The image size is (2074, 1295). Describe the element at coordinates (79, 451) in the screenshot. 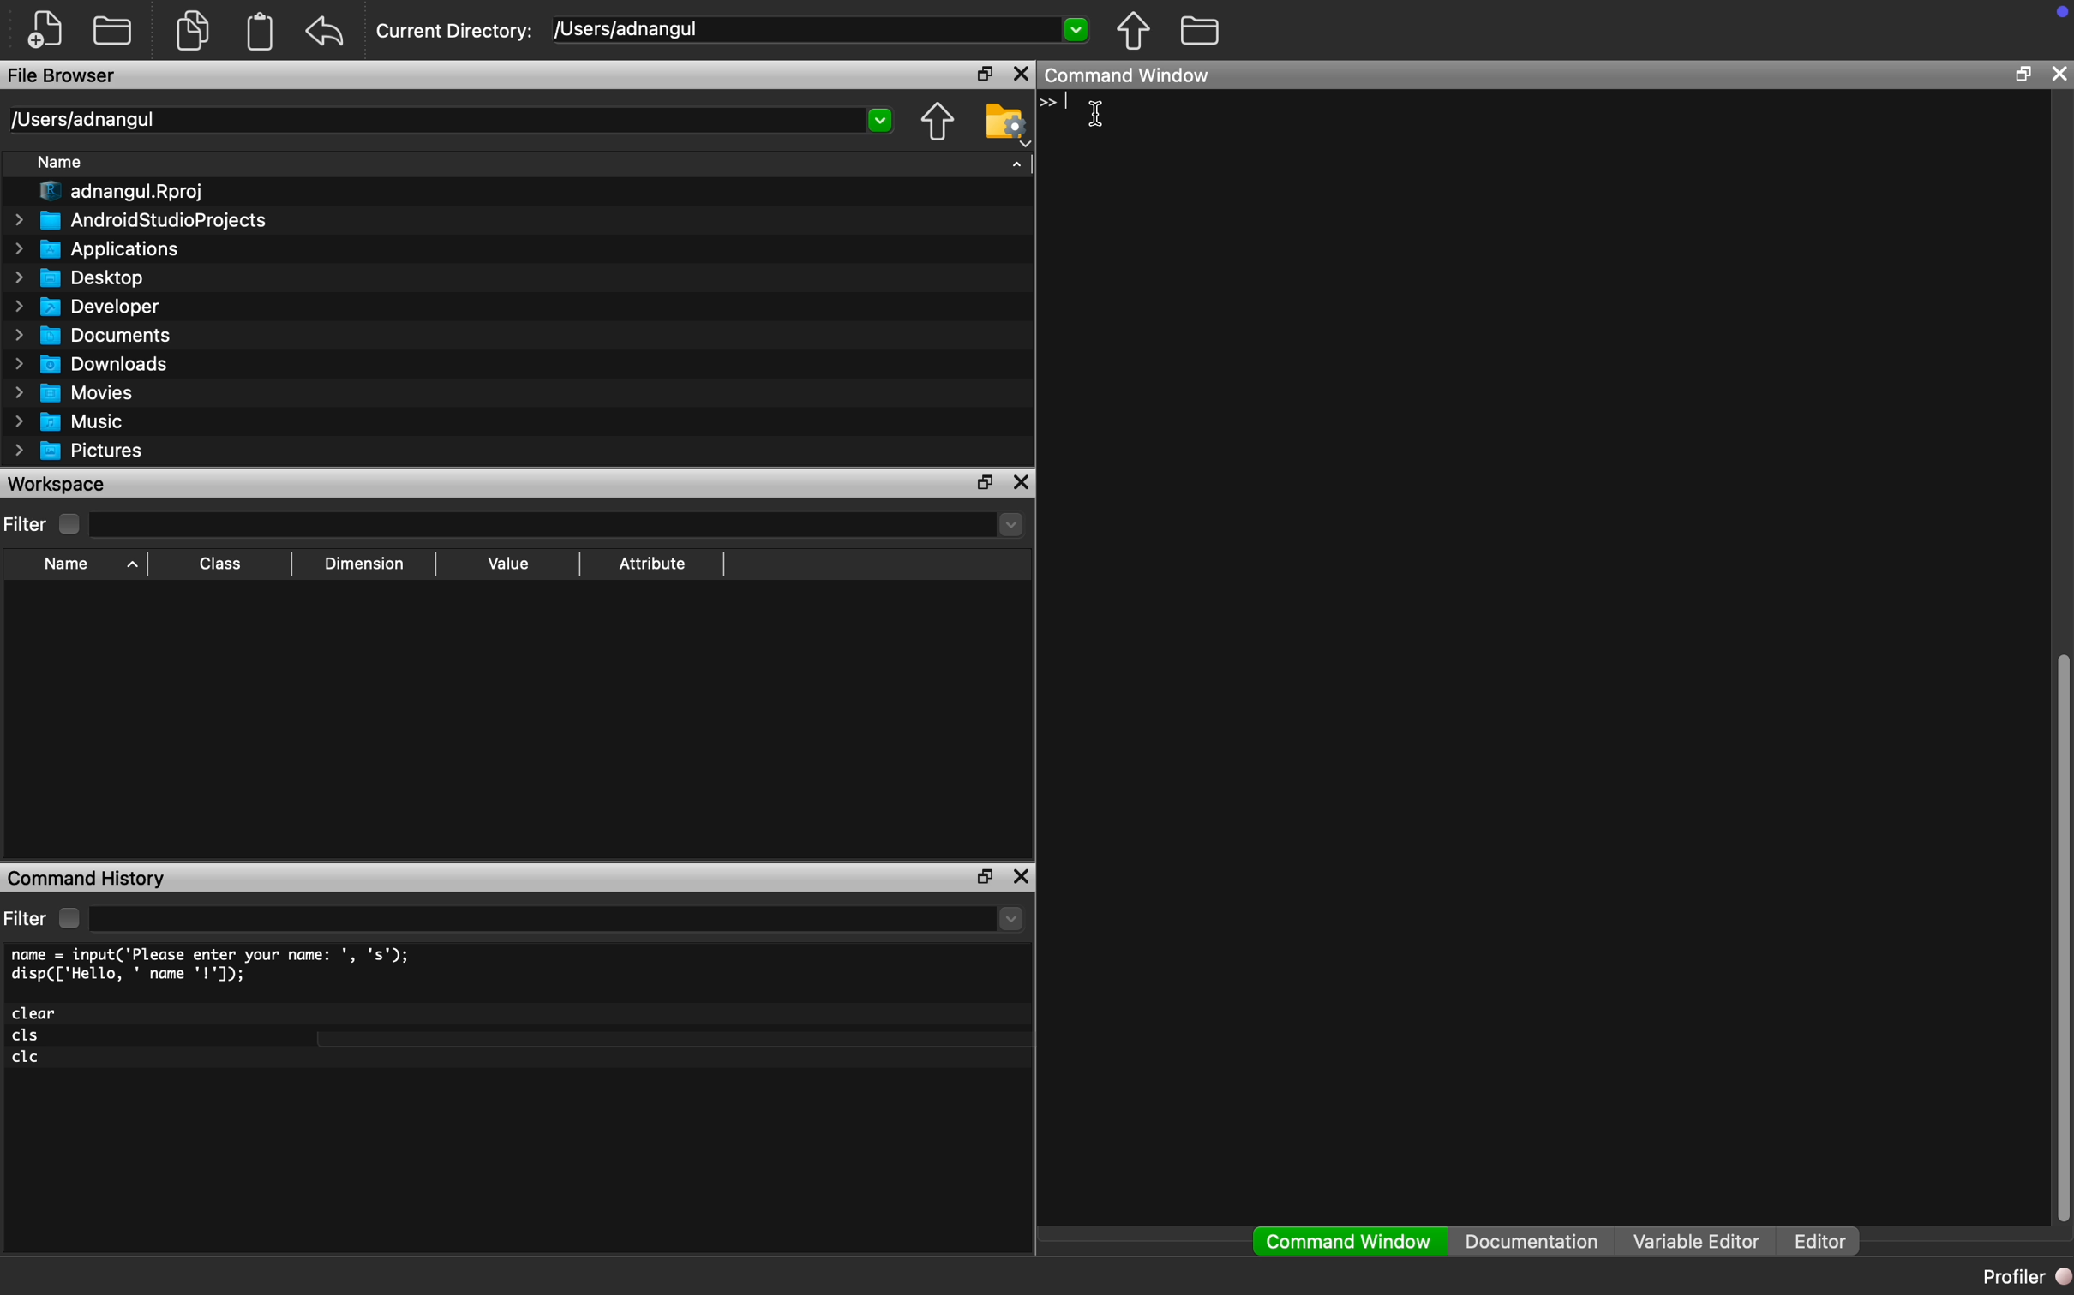

I see `Pictures` at that location.